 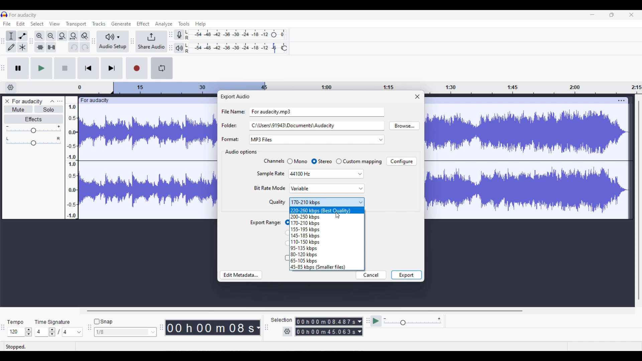 What do you see at coordinates (359, 161) in the screenshot?
I see `Toggle for Custom mapping` at bounding box center [359, 161].